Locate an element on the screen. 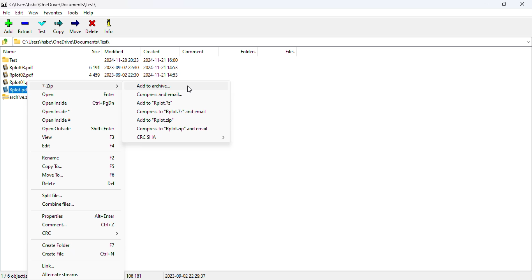  shortcut for comment is located at coordinates (108, 225).